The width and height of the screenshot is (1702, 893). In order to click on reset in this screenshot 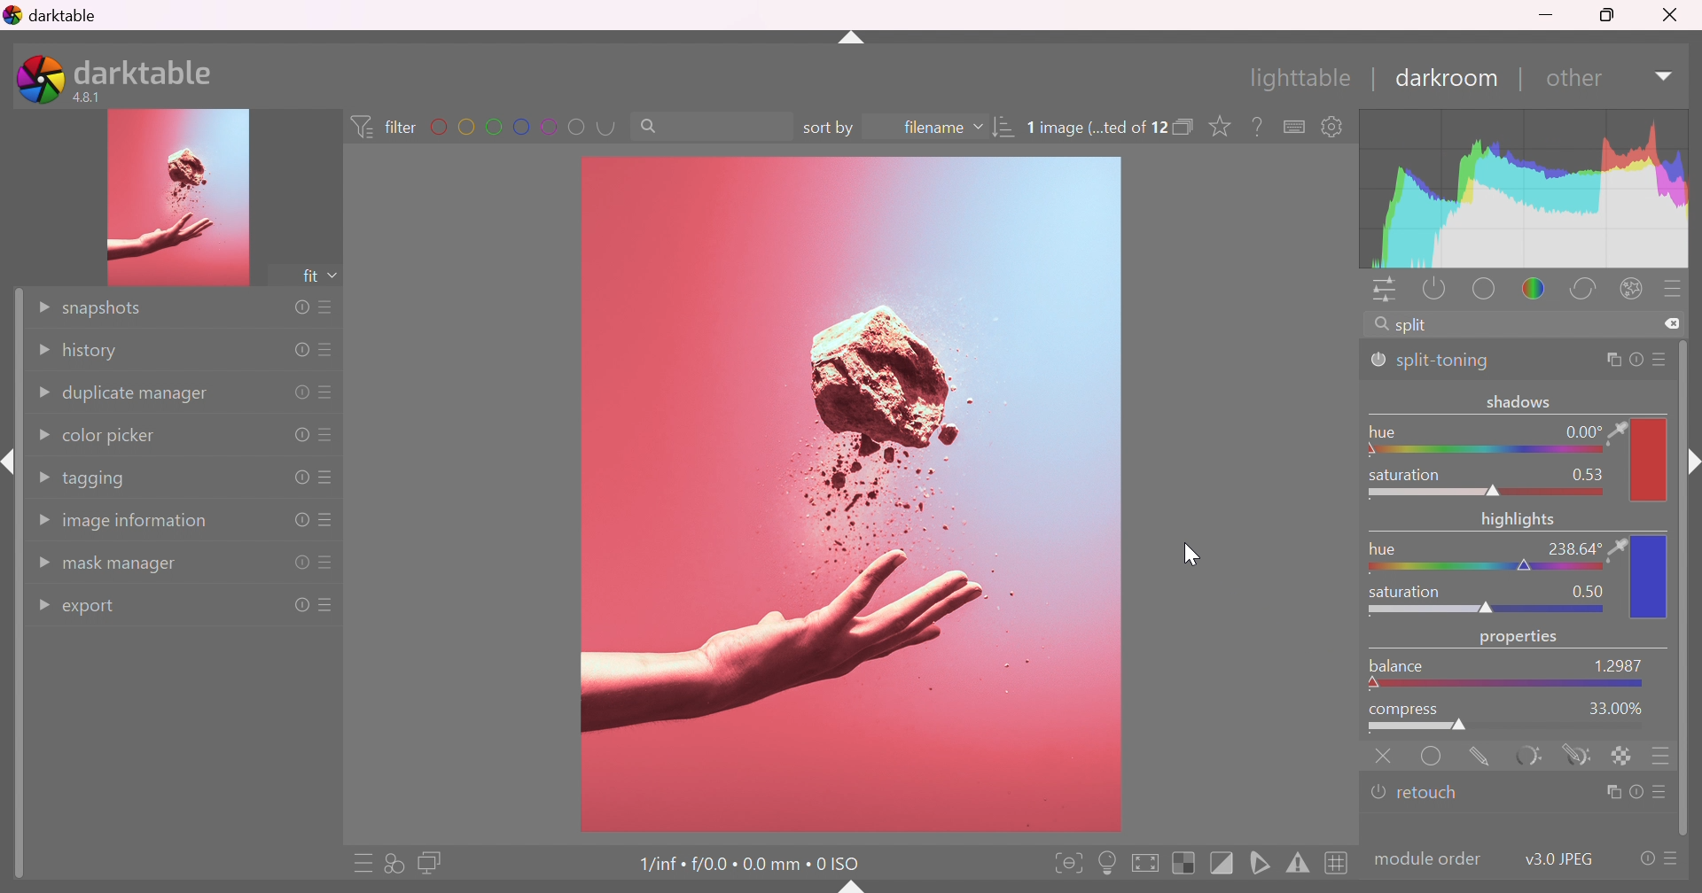, I will do `click(301, 521)`.